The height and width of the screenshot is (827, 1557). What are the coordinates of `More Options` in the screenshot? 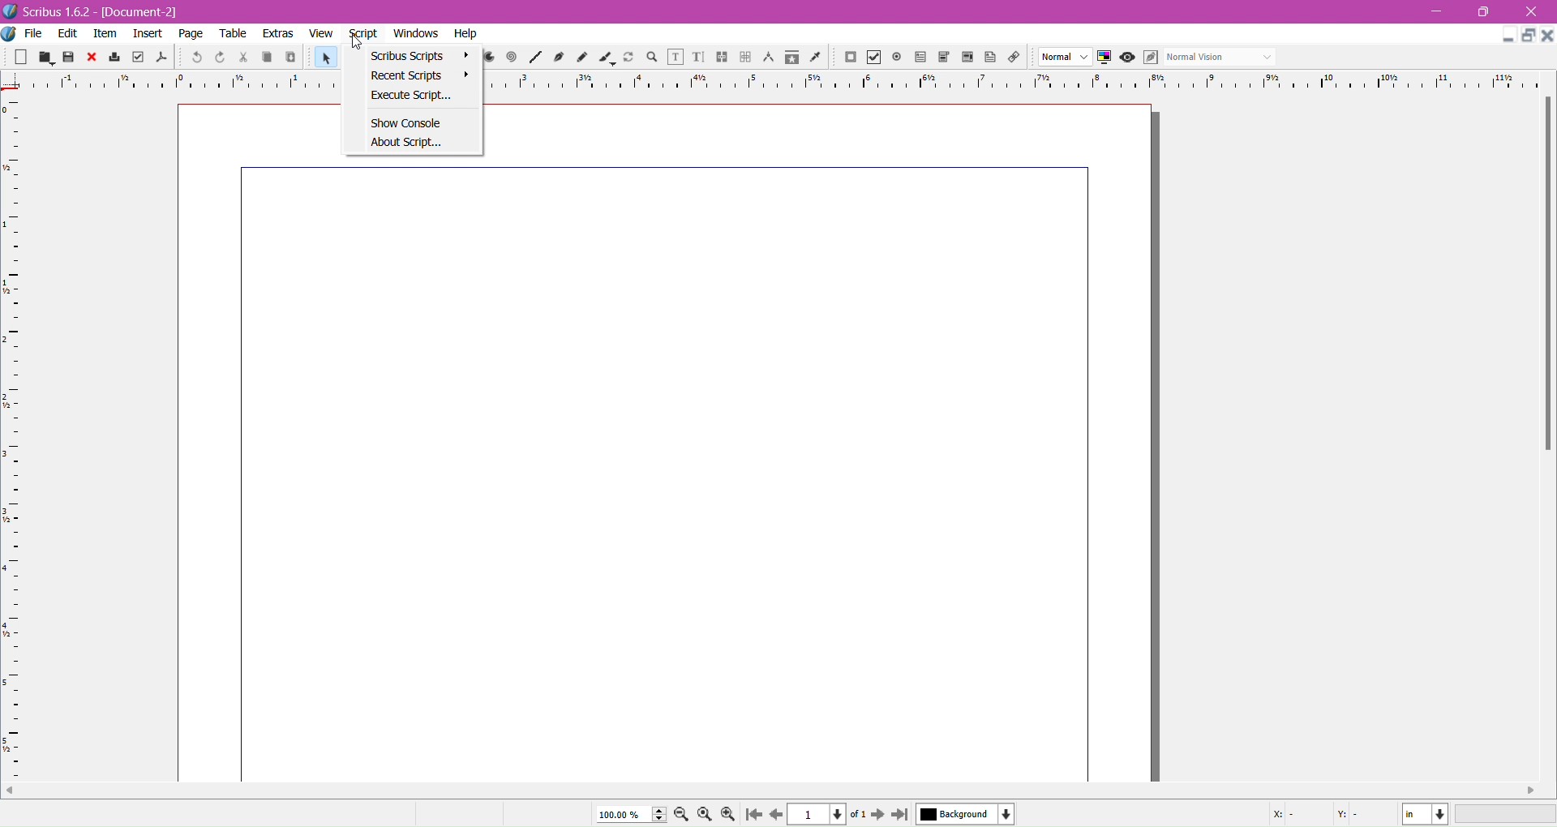 It's located at (10, 35).